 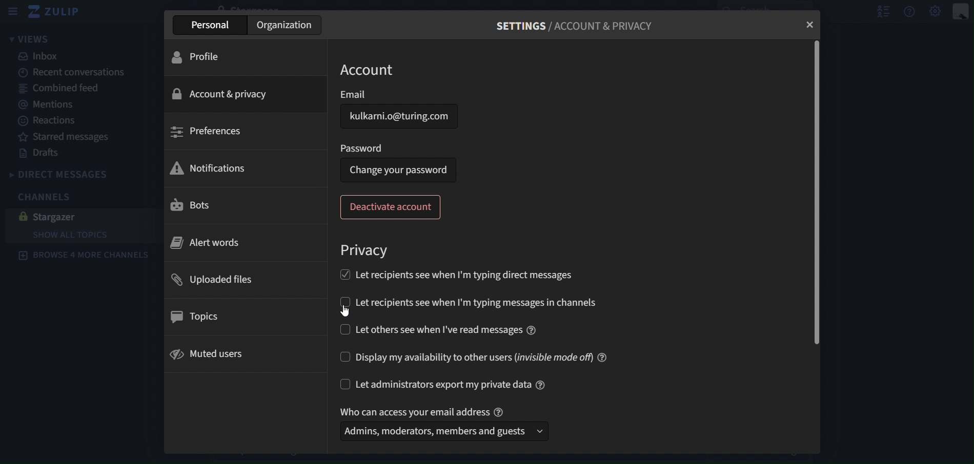 I want to click on bots, so click(x=190, y=204).